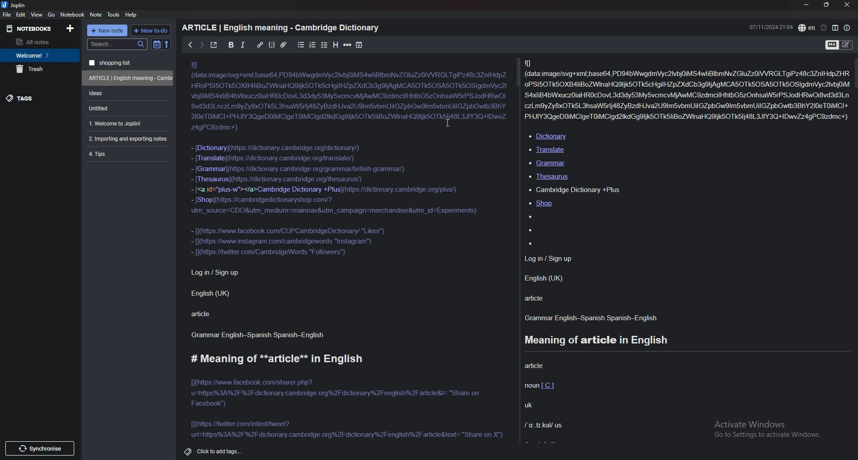 This screenshot has height=460, width=858. I want to click on next, so click(202, 45).